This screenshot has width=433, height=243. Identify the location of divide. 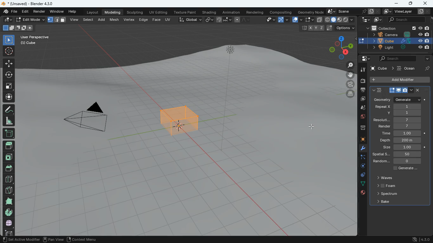
(9, 179).